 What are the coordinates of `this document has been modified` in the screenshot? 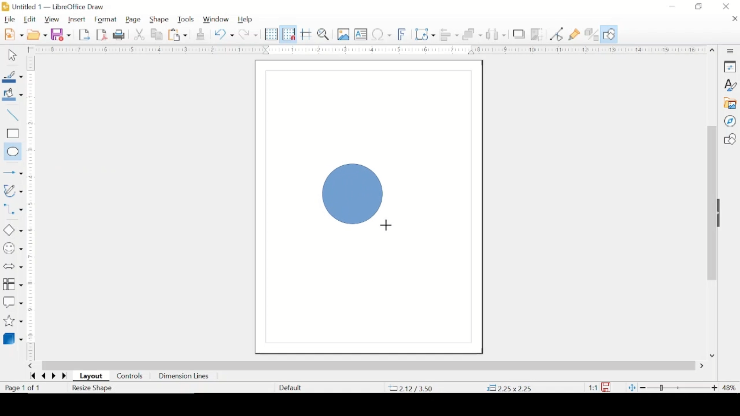 It's located at (601, 387).